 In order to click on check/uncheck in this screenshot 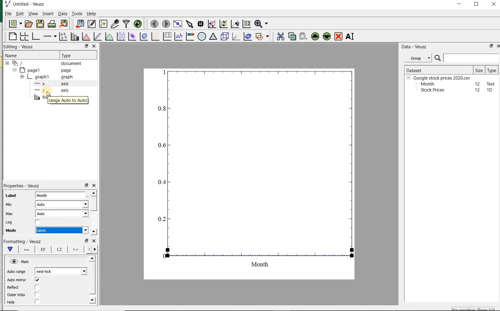, I will do `click(37, 294)`.